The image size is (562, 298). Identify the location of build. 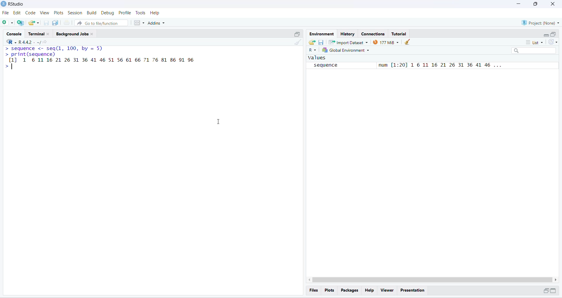
(92, 13).